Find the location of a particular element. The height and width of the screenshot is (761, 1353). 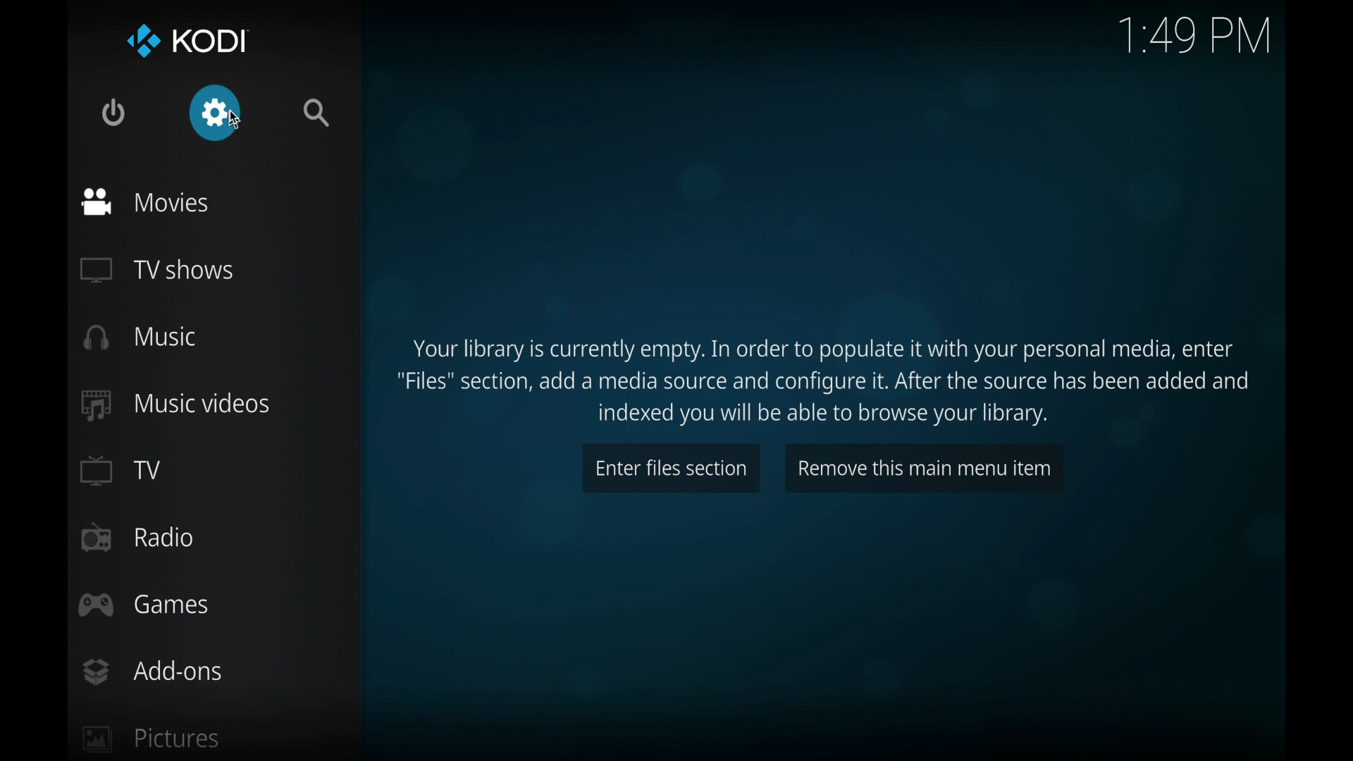

time is located at coordinates (1194, 35).